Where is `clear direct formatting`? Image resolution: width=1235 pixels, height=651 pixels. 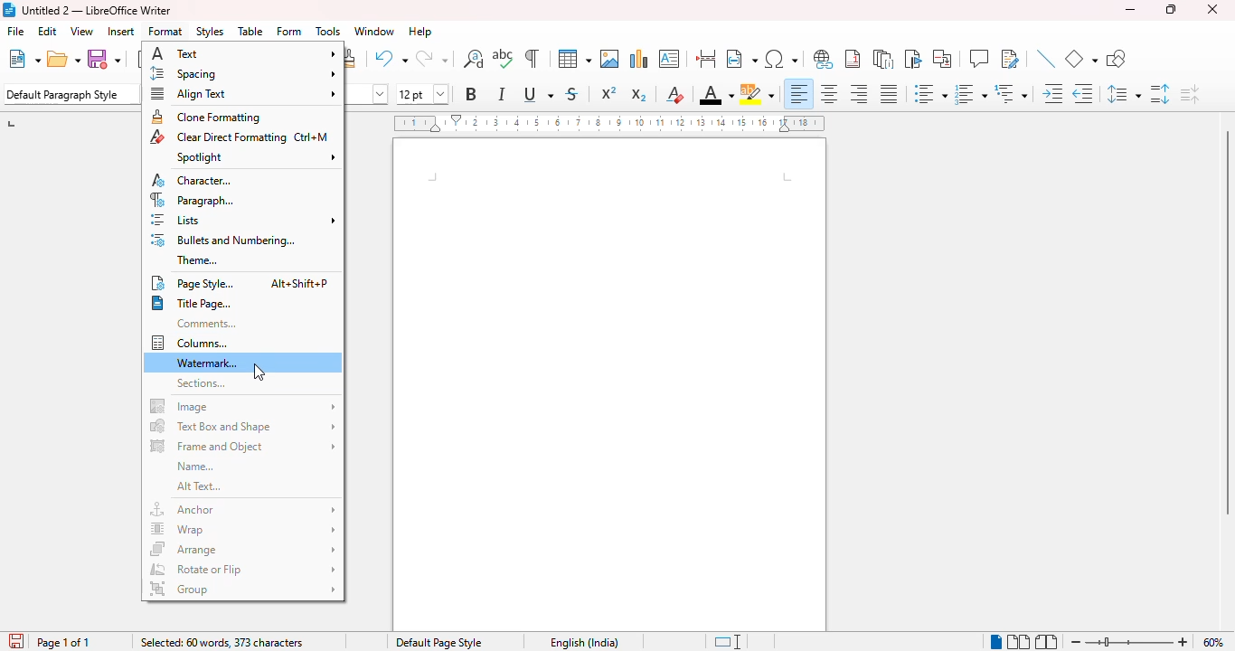
clear direct formatting is located at coordinates (674, 94).